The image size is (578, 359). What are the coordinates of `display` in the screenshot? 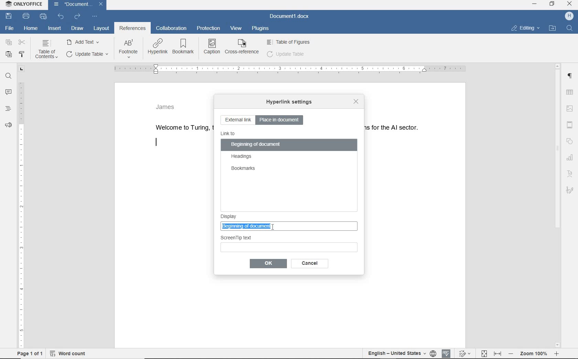 It's located at (290, 214).